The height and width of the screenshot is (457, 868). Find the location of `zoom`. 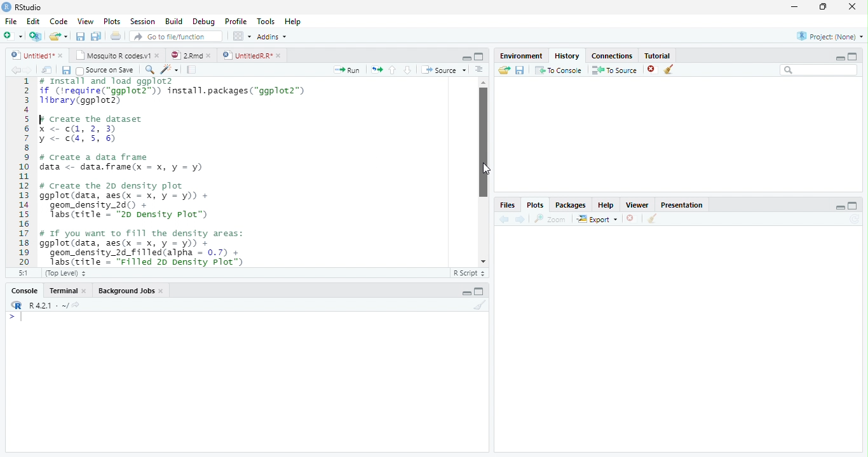

zoom is located at coordinates (552, 220).